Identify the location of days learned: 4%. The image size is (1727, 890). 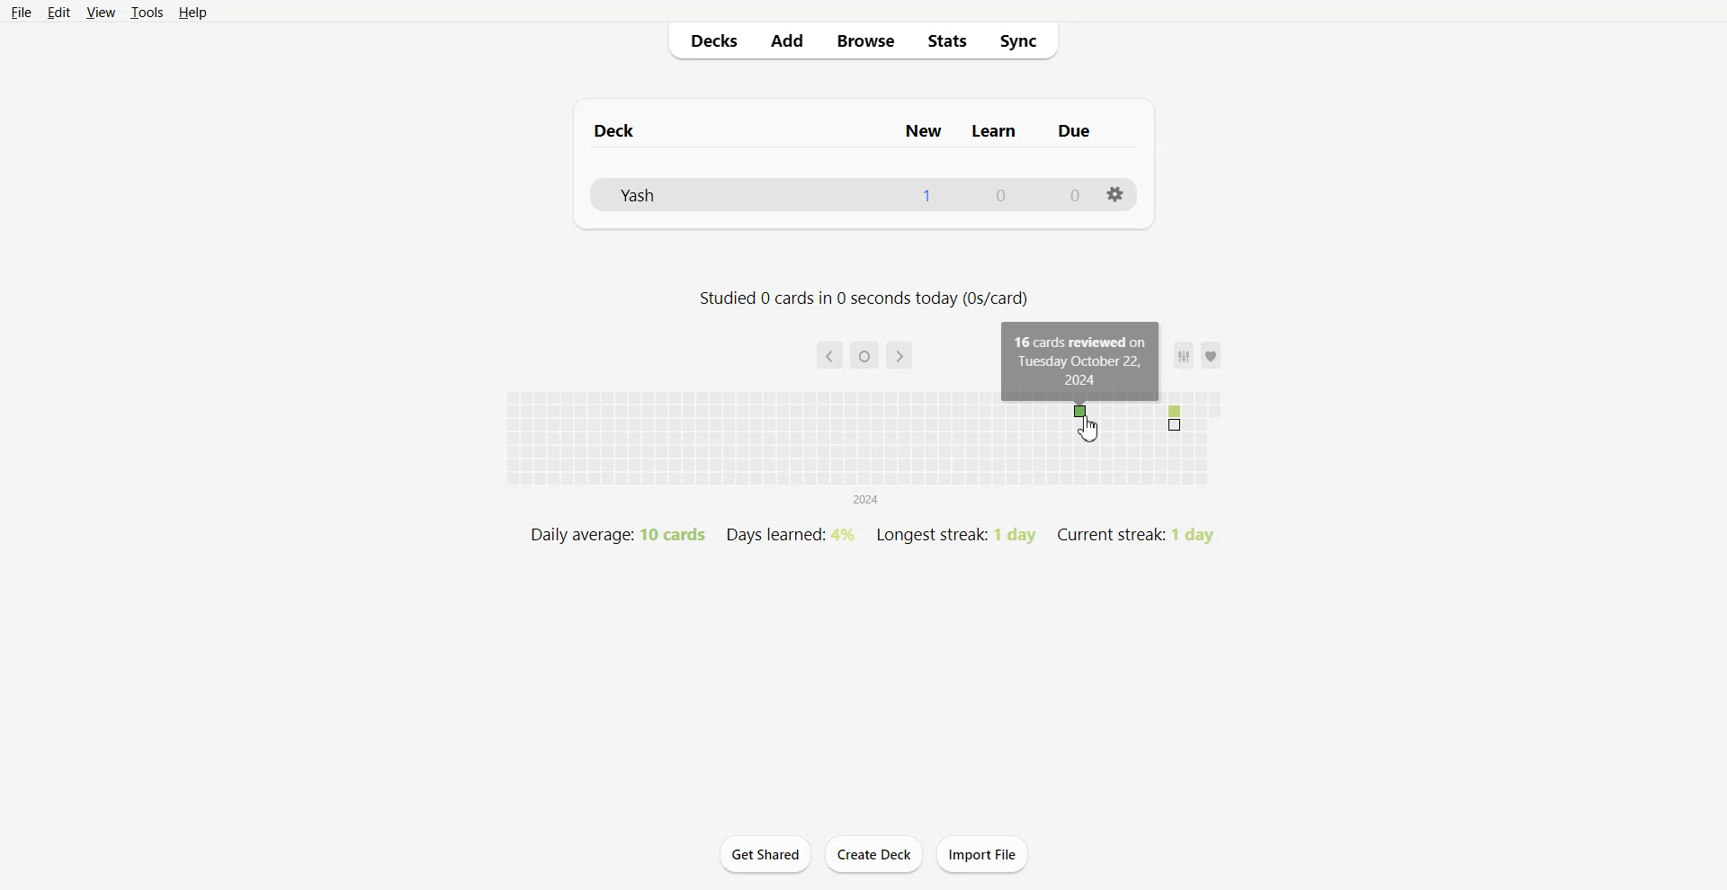
(788, 533).